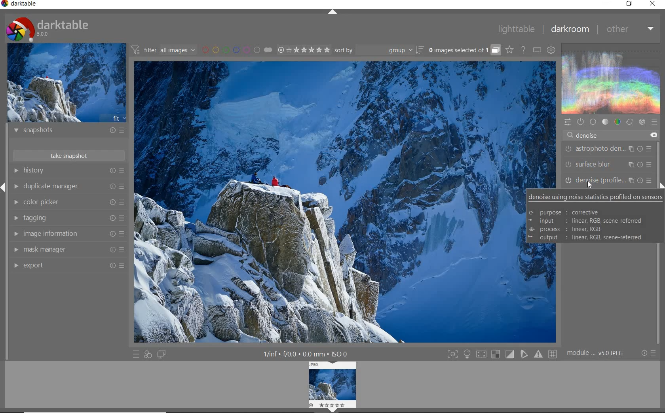  I want to click on 1/inf*f/0.0 mm*ISO 0, so click(308, 354).